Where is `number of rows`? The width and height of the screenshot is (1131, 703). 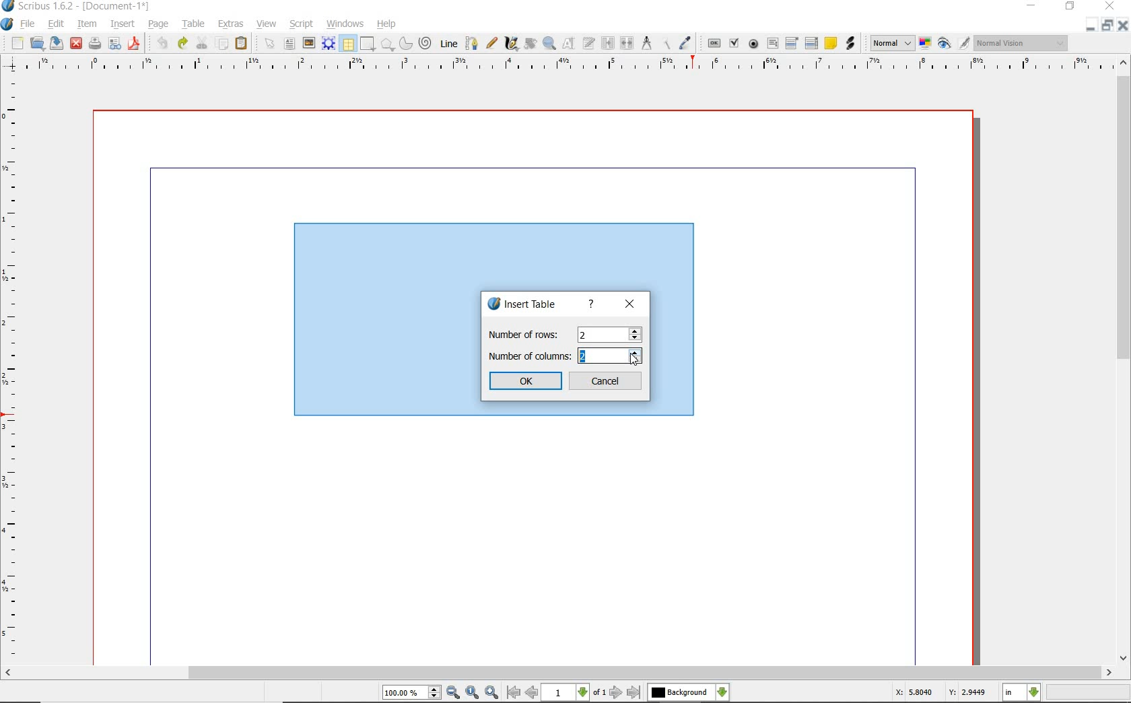 number of rows is located at coordinates (563, 334).